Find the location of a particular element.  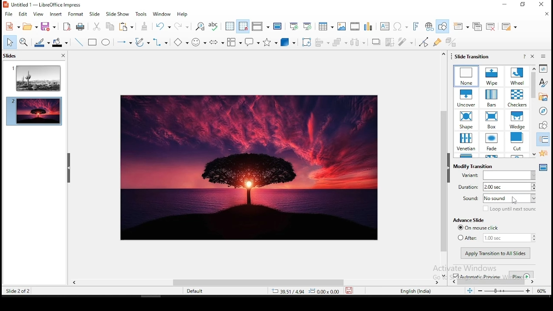

arrange is located at coordinates (340, 42).